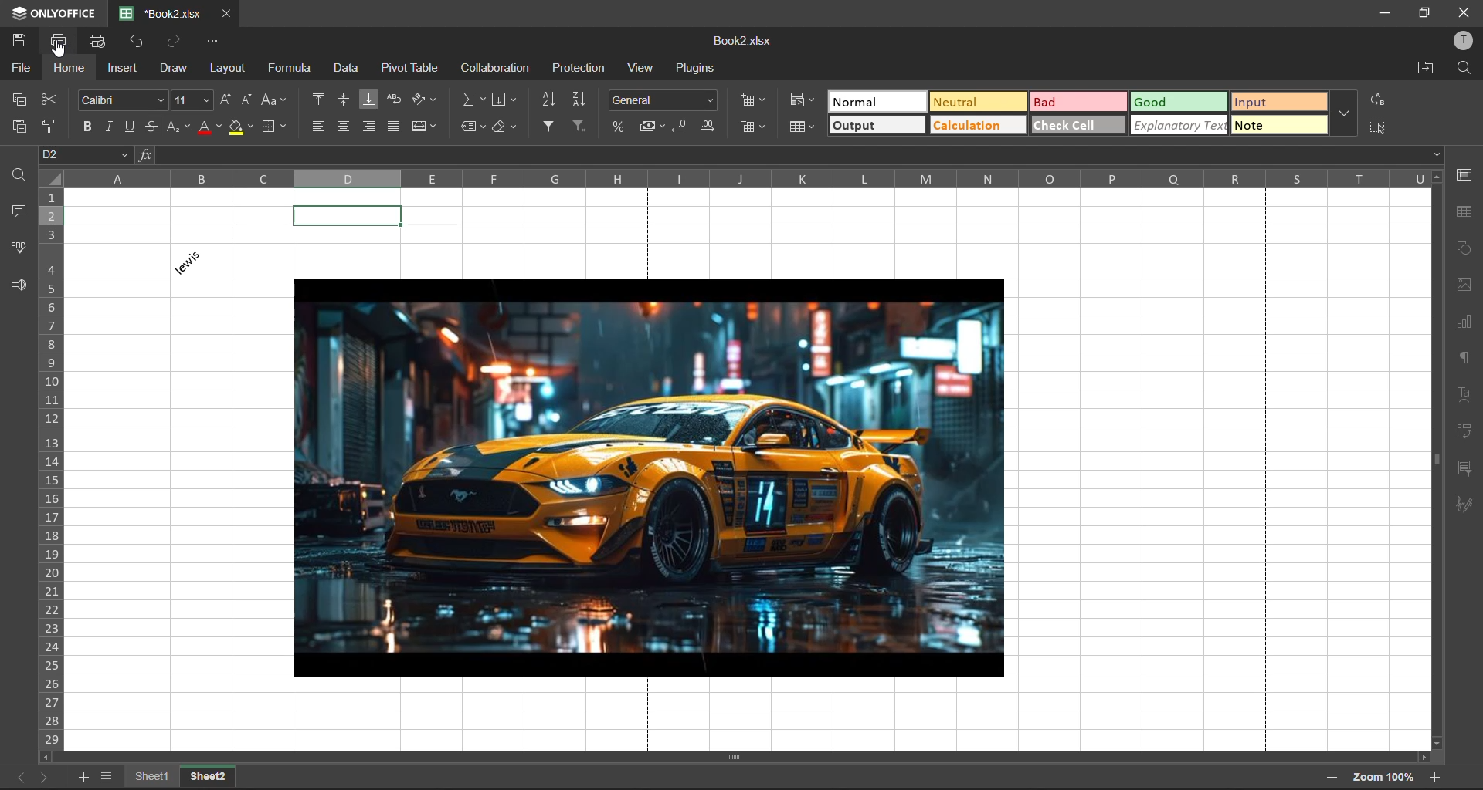  I want to click on shapes, so click(1464, 249).